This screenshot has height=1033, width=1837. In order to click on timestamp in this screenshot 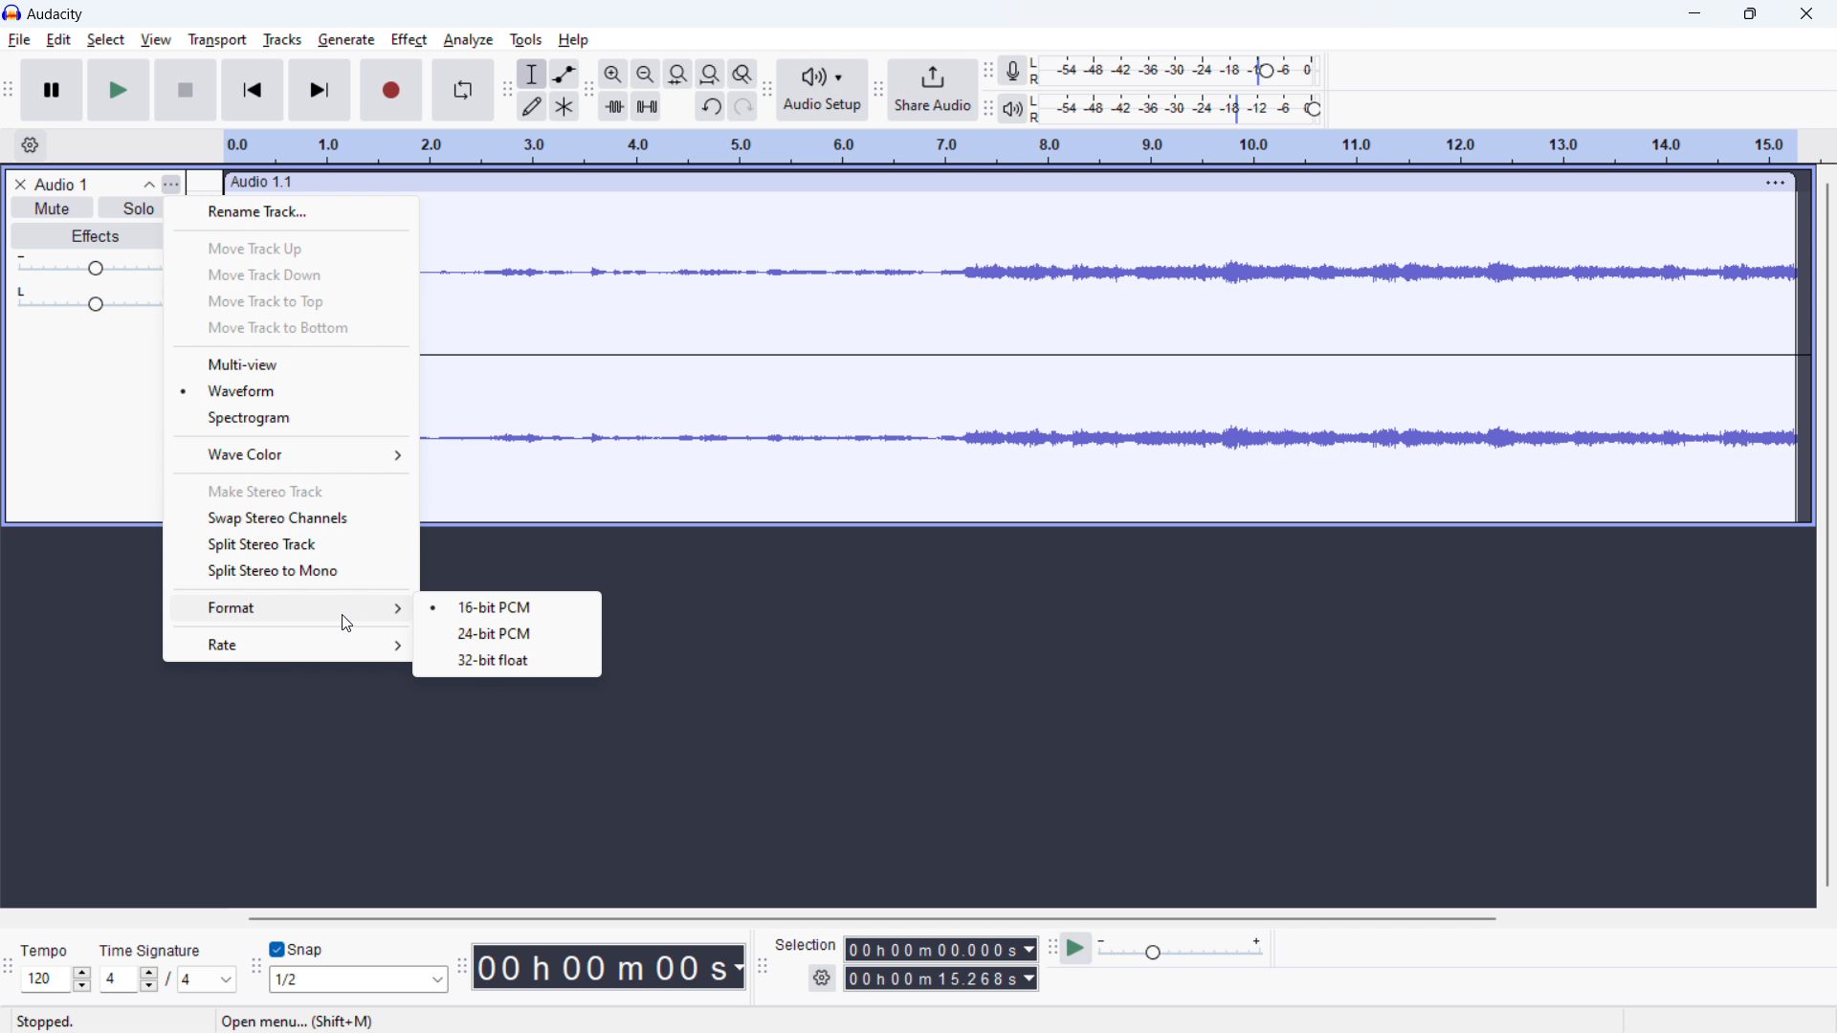, I will do `click(609, 965)`.